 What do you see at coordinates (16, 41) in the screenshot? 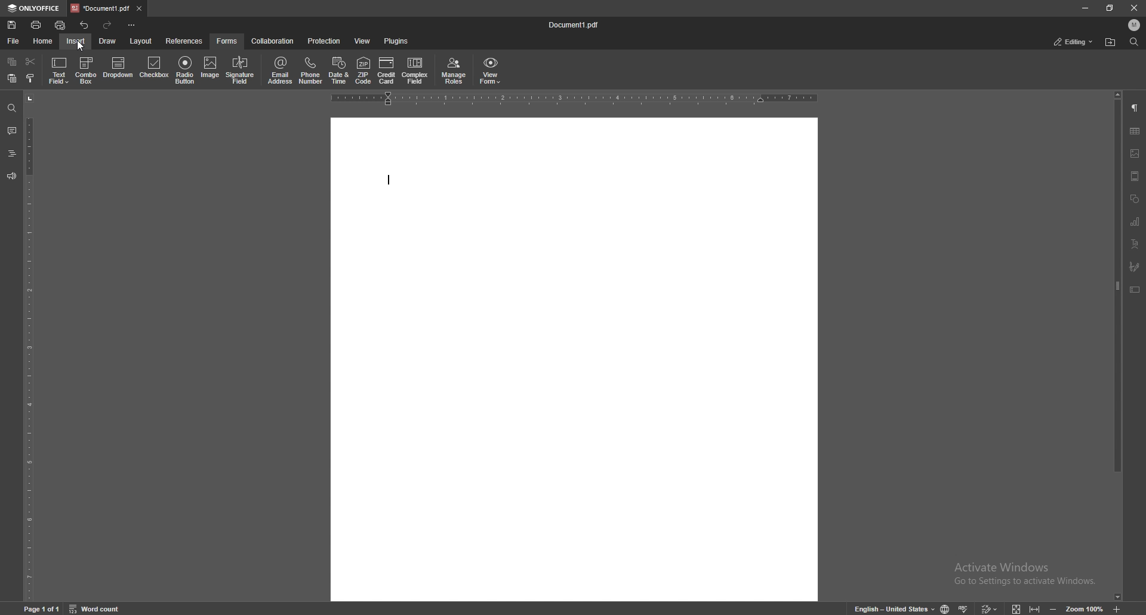
I see `file` at bounding box center [16, 41].